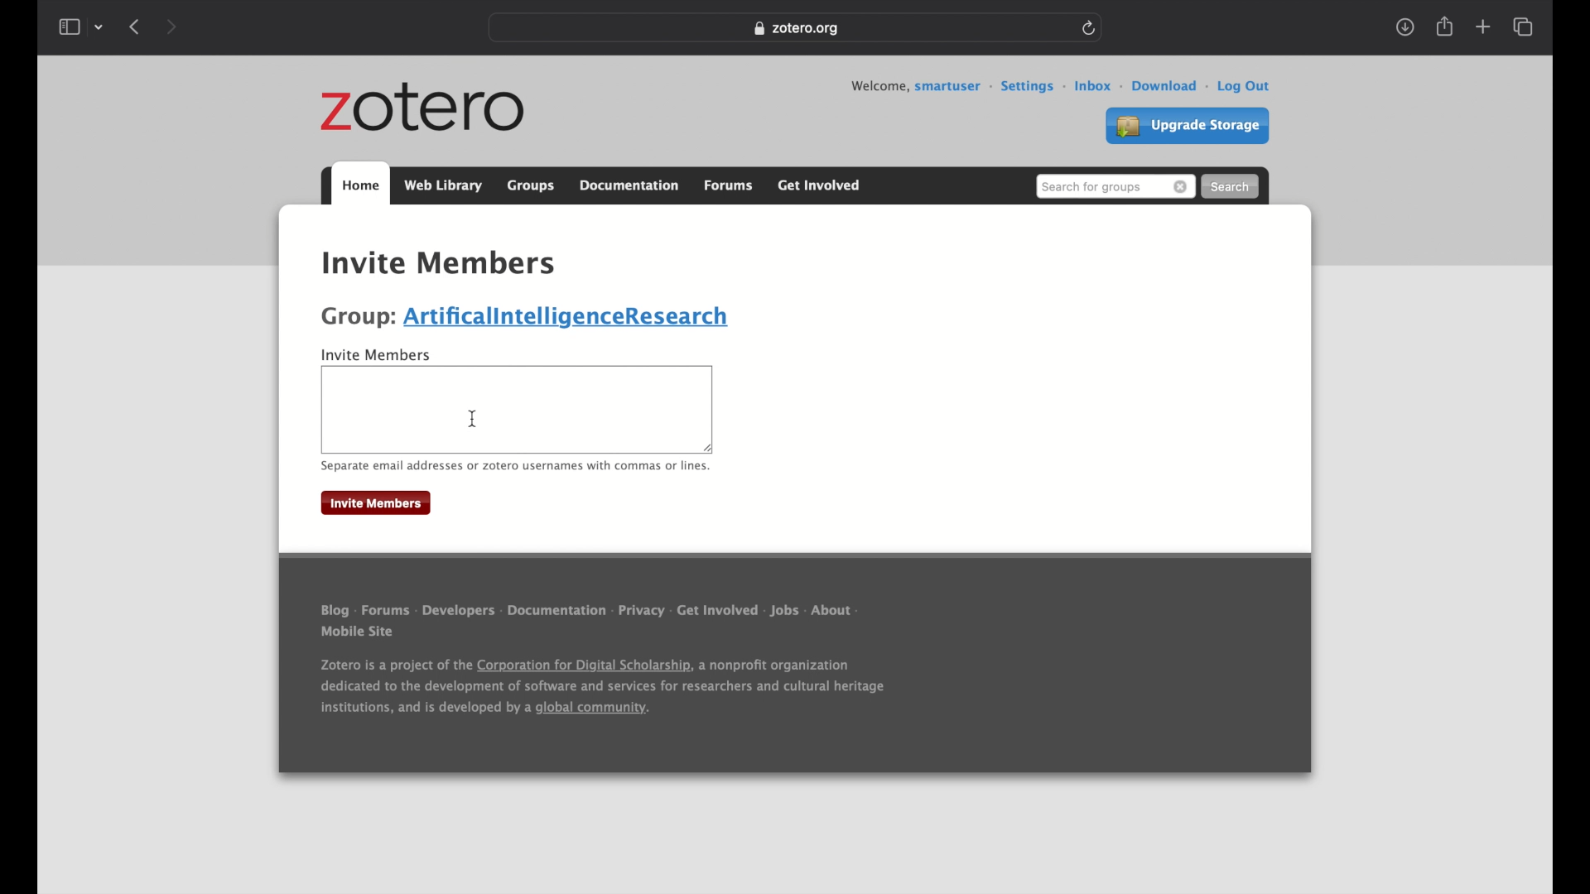 Image resolution: width=1590 pixels, height=894 pixels. What do you see at coordinates (572, 318) in the screenshot?
I see `artificialintelligenceresearch` at bounding box center [572, 318].